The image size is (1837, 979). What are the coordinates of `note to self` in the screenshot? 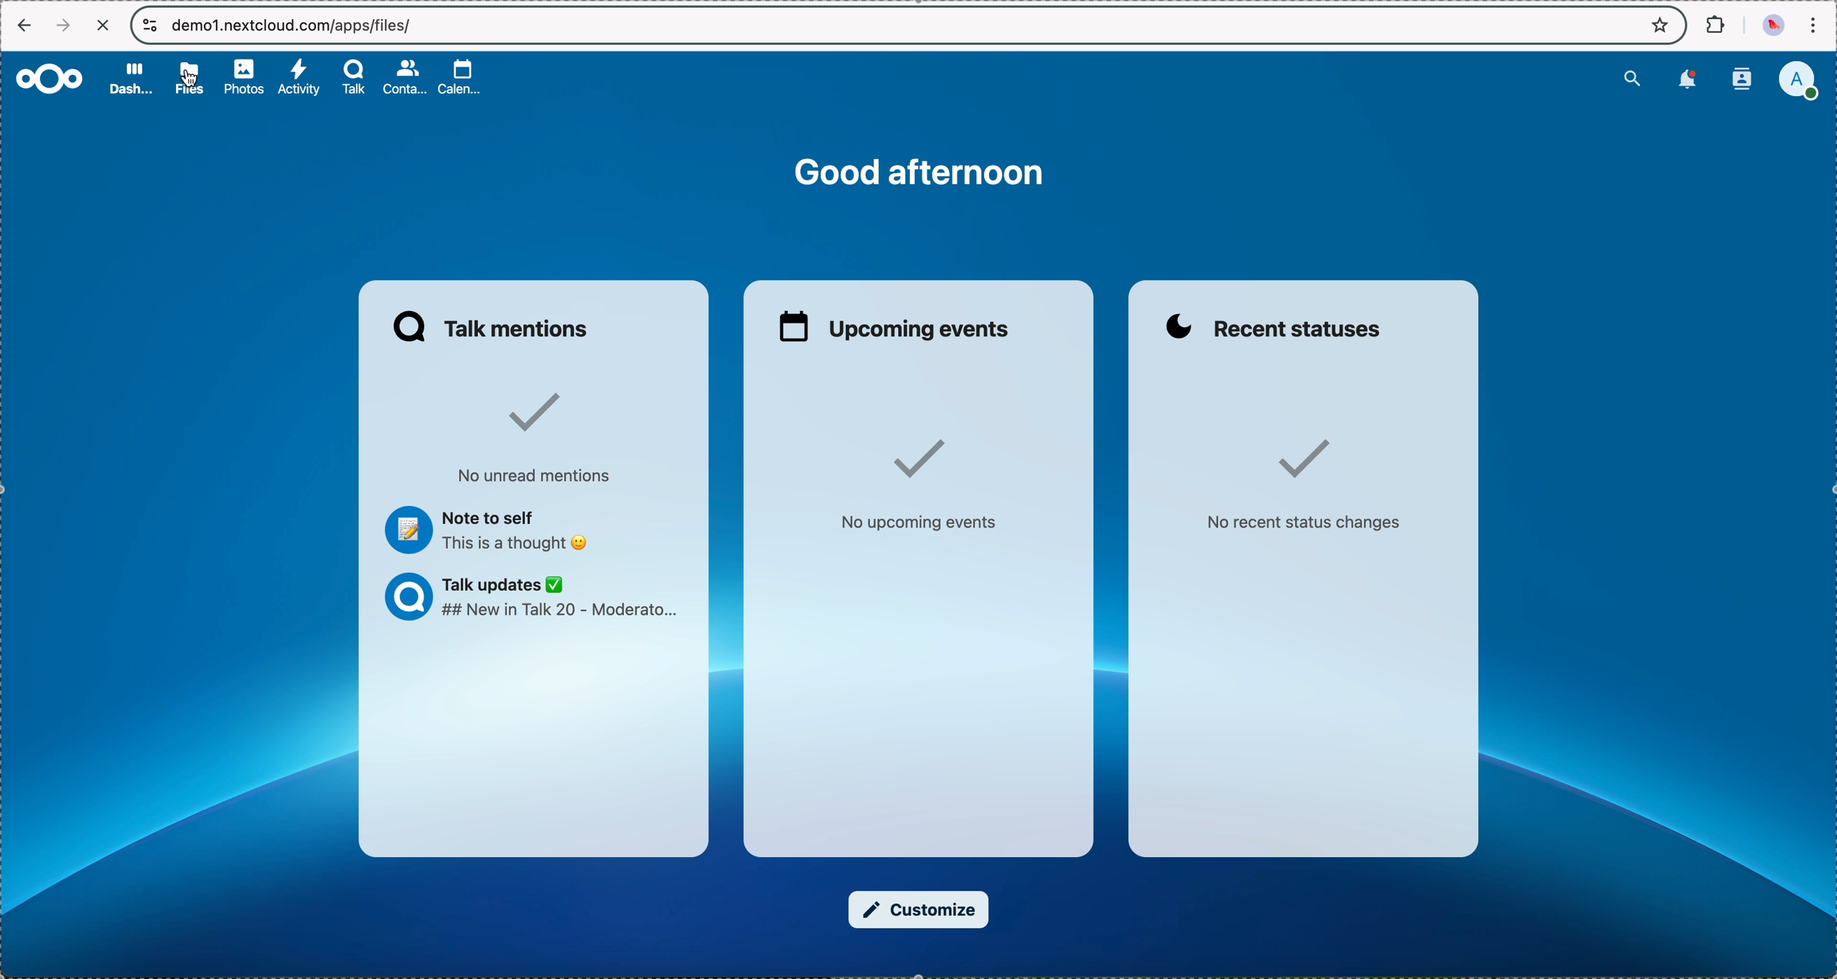 It's located at (484, 533).